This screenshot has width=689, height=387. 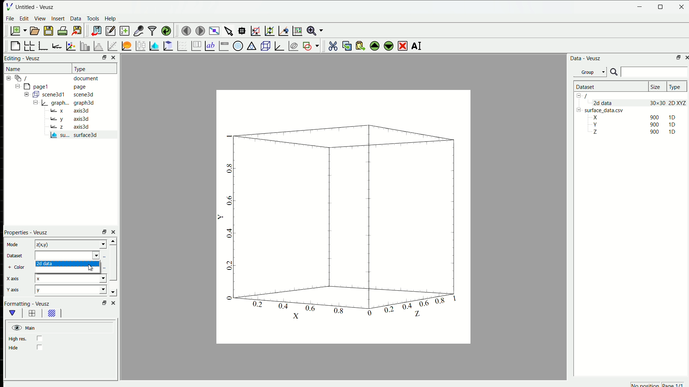 I want to click on close, so click(x=114, y=303).